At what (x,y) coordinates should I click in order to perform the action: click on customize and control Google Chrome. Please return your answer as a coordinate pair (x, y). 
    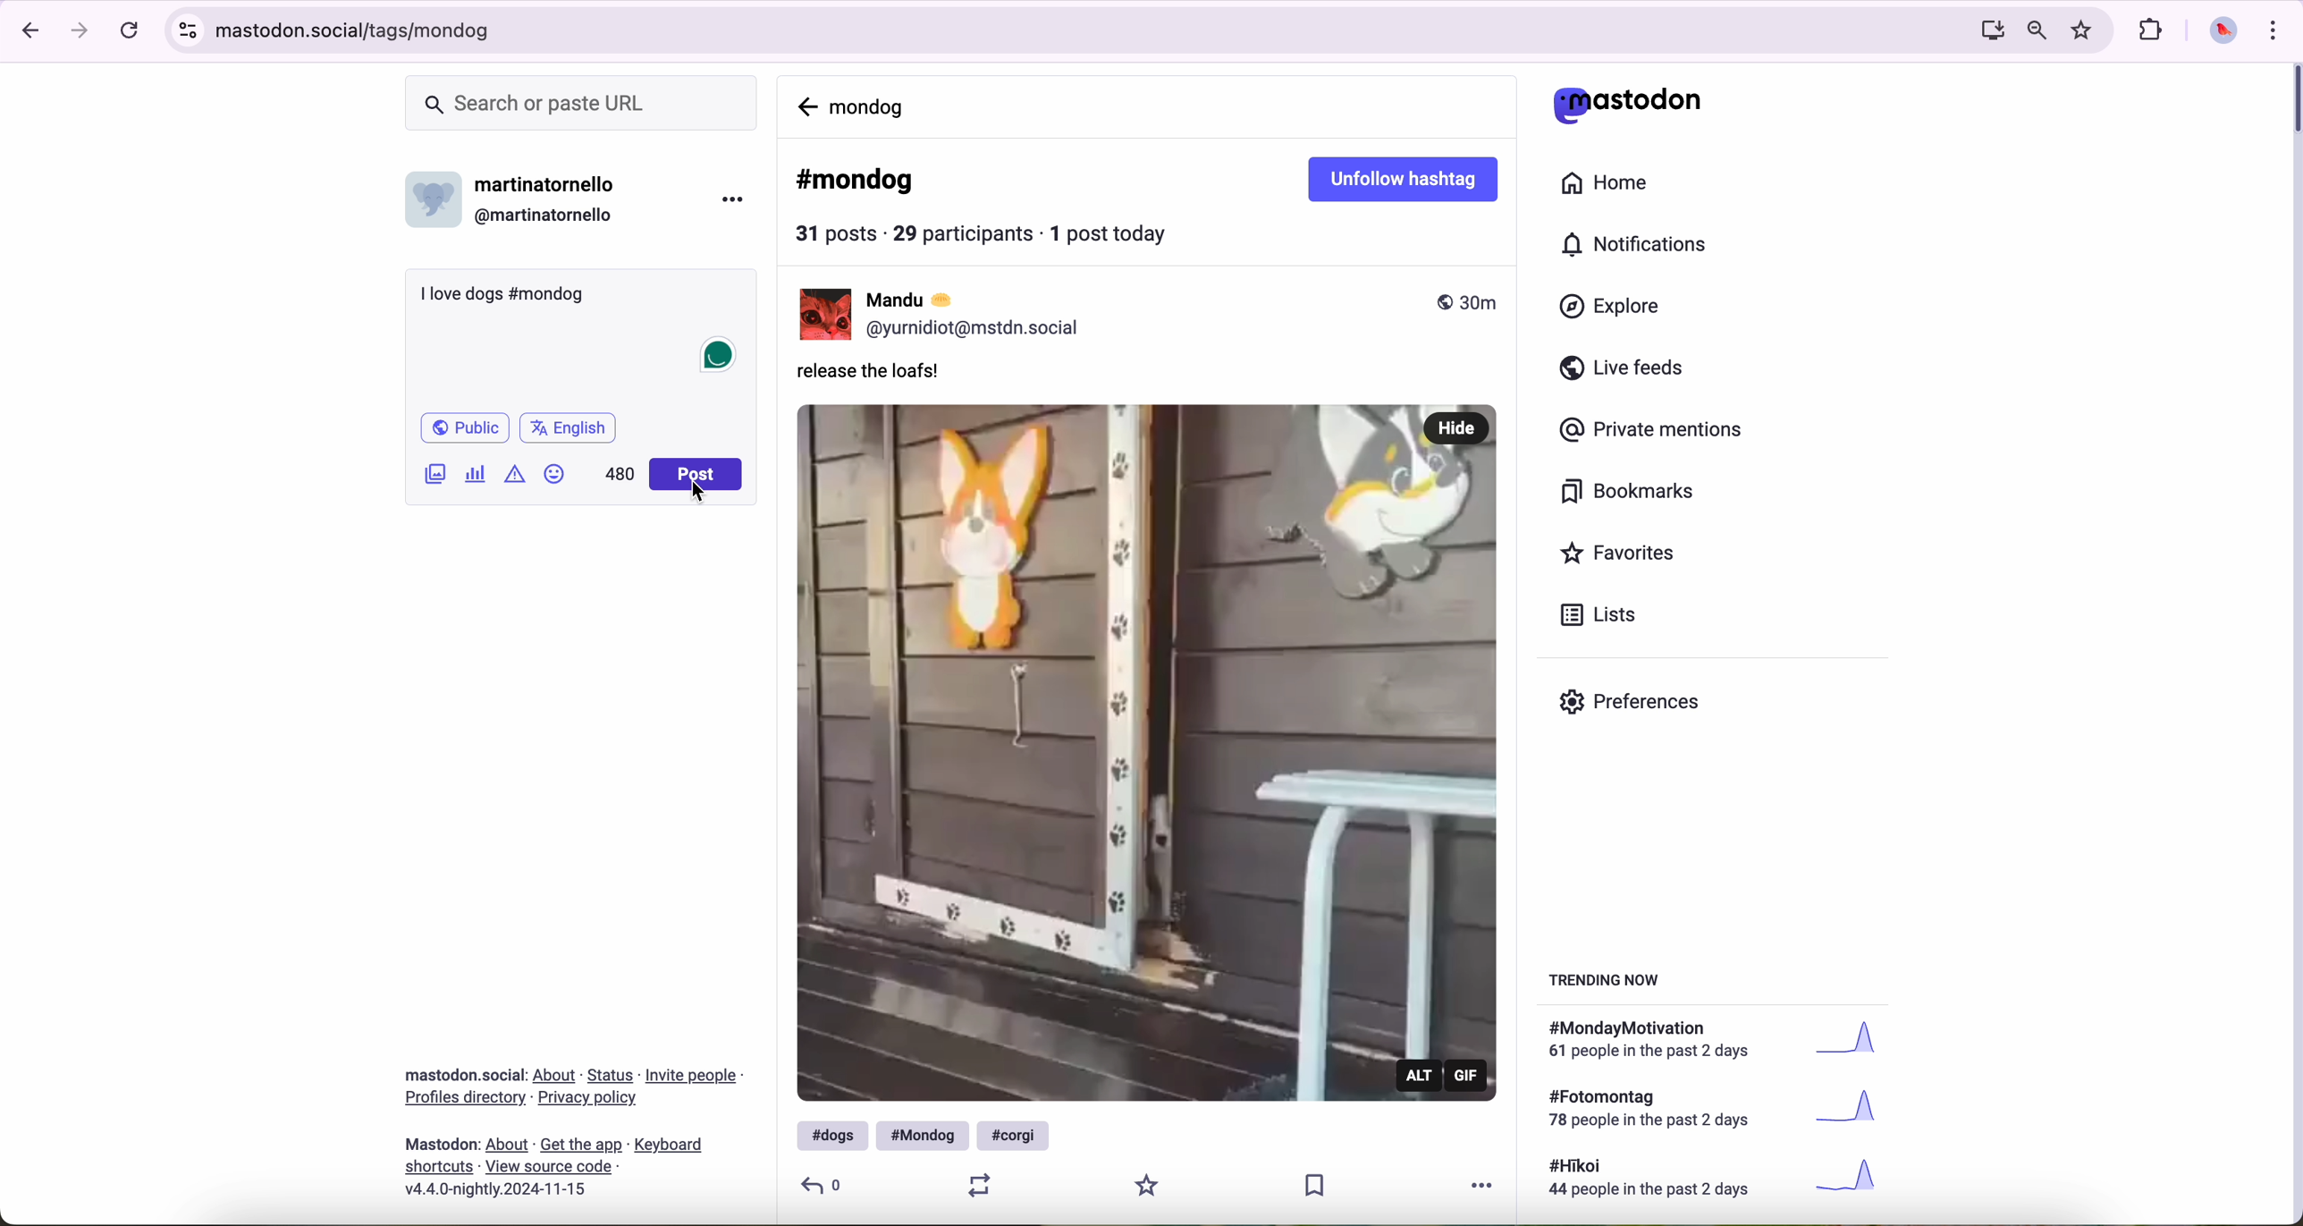
    Looking at the image, I should click on (2279, 30).